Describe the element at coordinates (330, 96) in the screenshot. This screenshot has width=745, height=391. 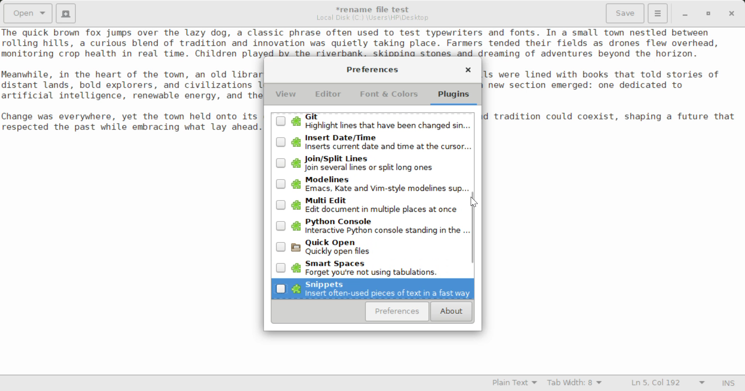
I see `Editor Tab` at that location.